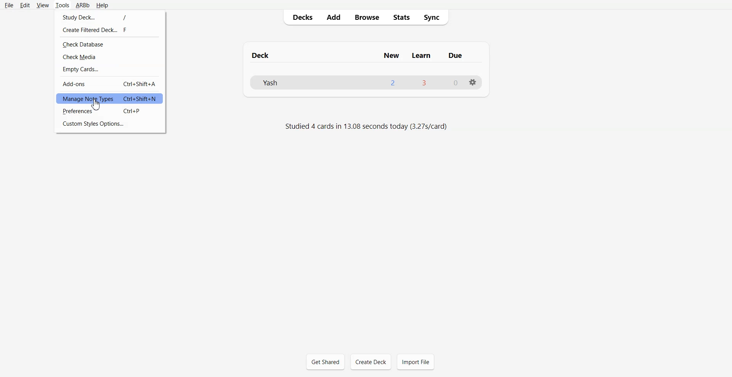 The width and height of the screenshot is (732, 377). I want to click on Sync, so click(434, 18).